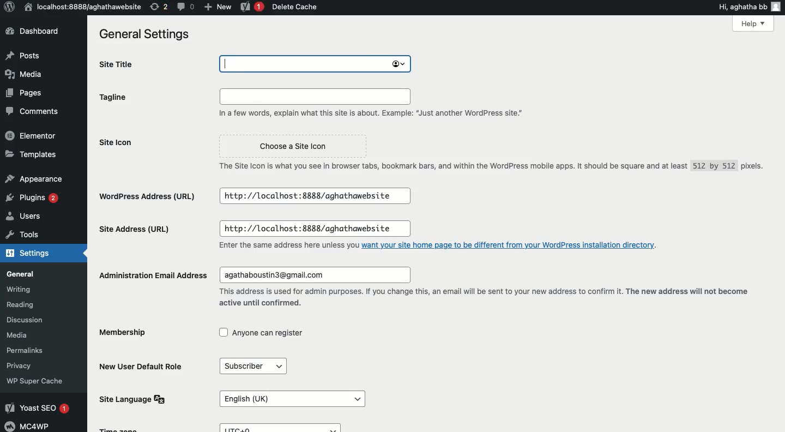  Describe the element at coordinates (367, 113) in the screenshot. I see `In a few words, explain what this site is about. Example: “Just another WordPress site."` at that location.